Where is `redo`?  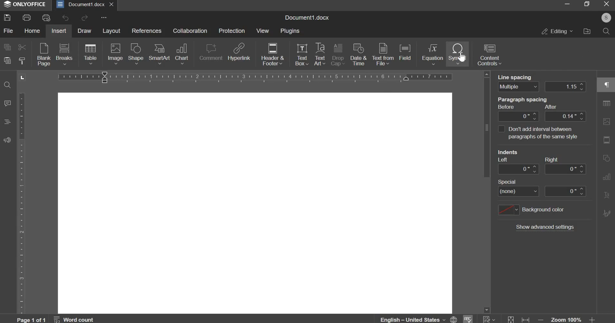 redo is located at coordinates (85, 18).